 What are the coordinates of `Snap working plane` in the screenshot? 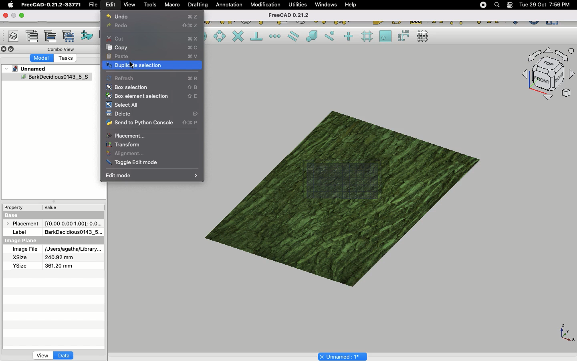 It's located at (385, 37).